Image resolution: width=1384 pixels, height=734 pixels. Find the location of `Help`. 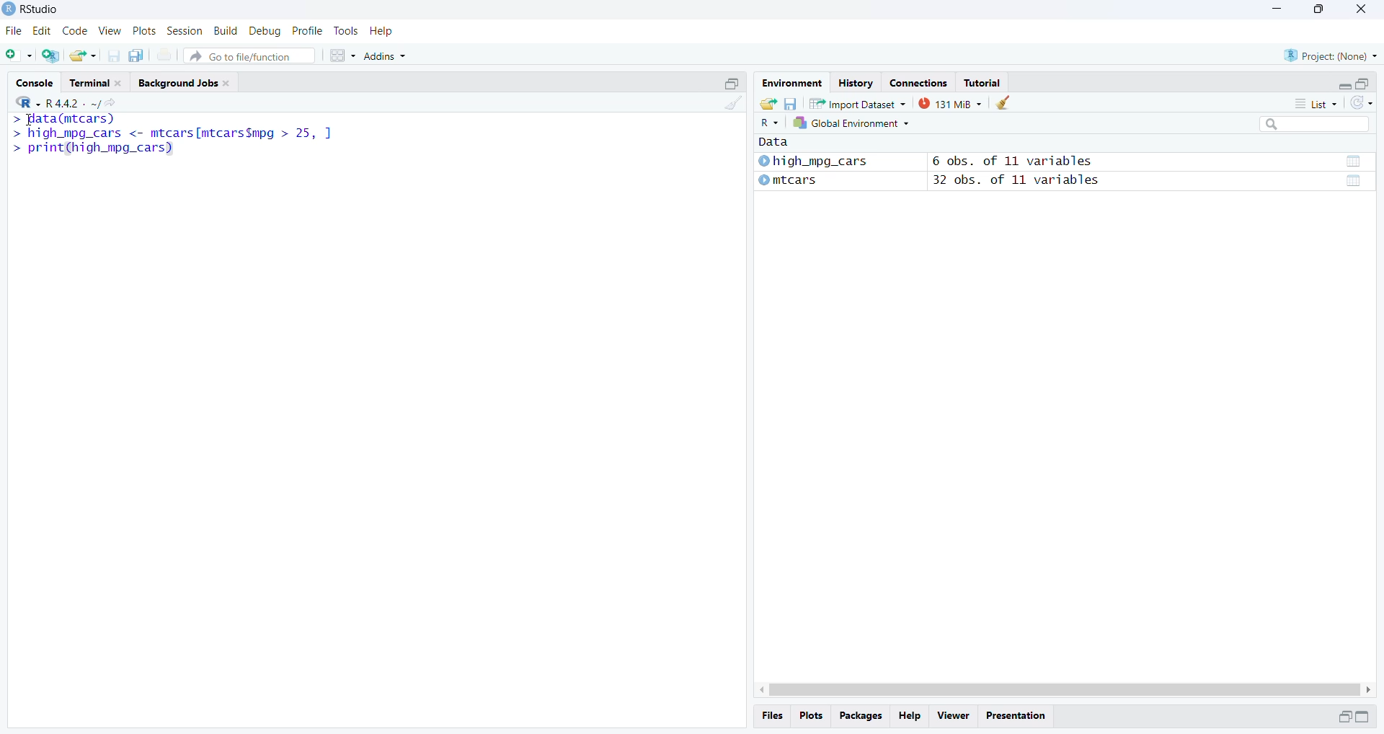

Help is located at coordinates (381, 30).